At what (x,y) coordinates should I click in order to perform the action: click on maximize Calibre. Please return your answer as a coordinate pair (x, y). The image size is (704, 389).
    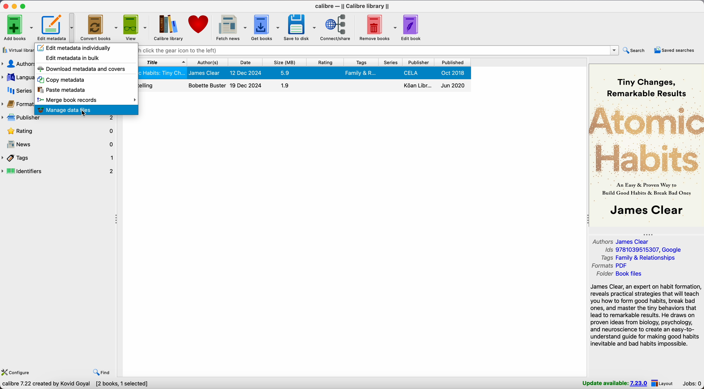
    Looking at the image, I should click on (23, 5).